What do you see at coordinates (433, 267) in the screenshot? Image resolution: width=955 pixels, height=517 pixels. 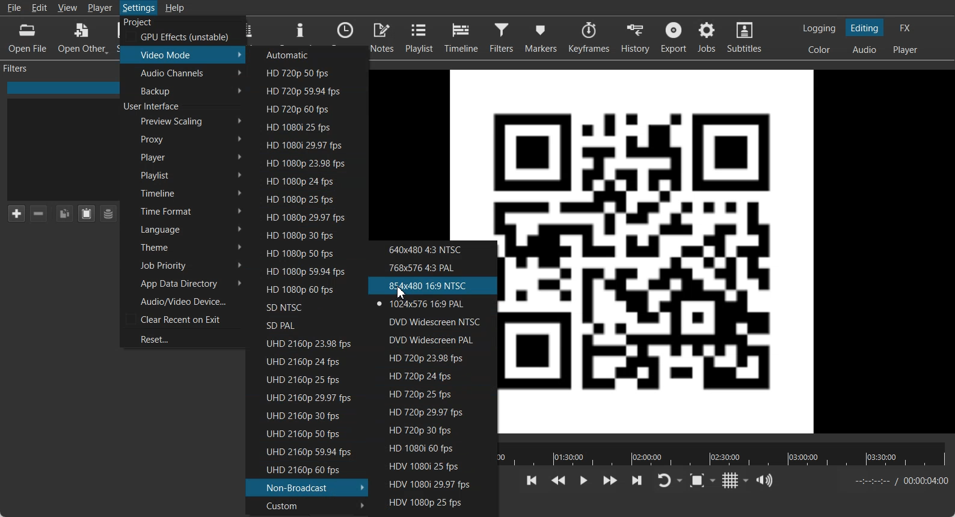 I see `768x576 4:3 PAL` at bounding box center [433, 267].